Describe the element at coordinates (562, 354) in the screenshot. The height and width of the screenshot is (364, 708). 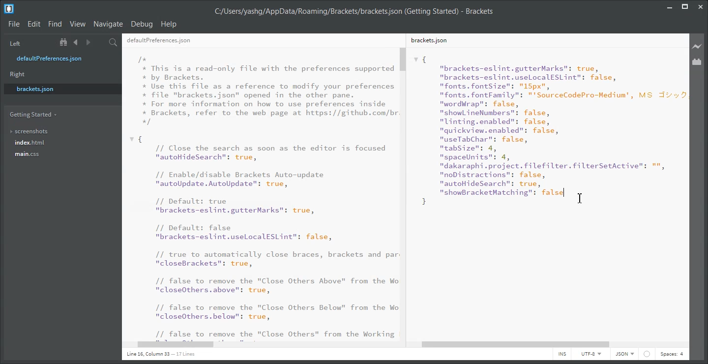
I see `INS` at that location.